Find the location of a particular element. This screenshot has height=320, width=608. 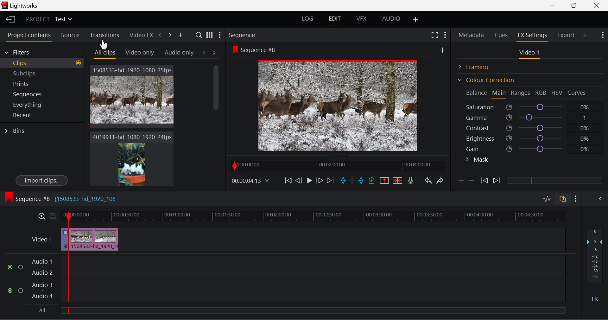

Curves is located at coordinates (578, 93).